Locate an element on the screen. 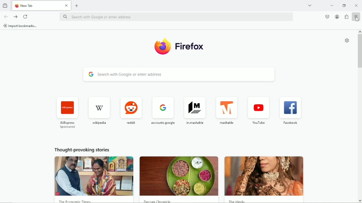 This screenshot has height=203, width=362. in.mashable is located at coordinates (195, 109).